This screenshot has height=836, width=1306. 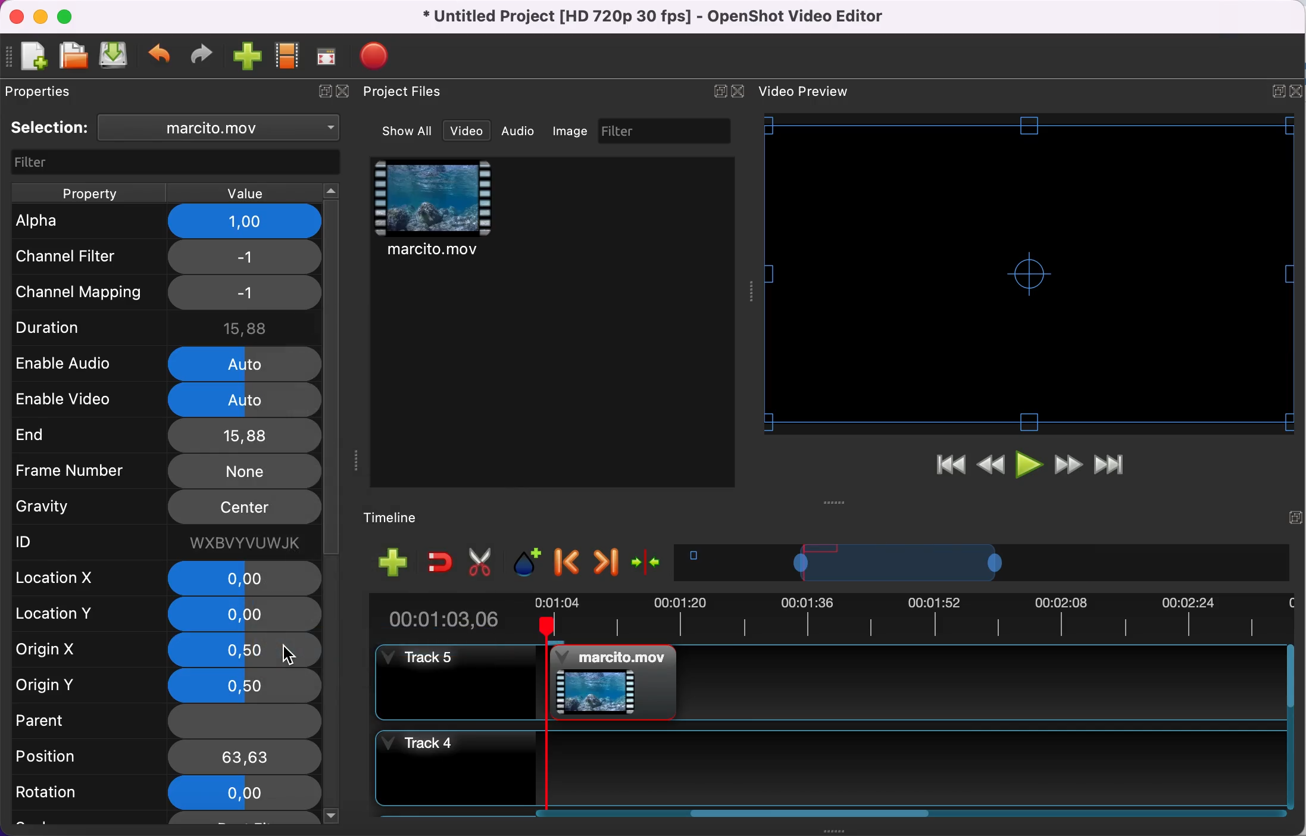 What do you see at coordinates (73, 57) in the screenshot?
I see `open file` at bounding box center [73, 57].